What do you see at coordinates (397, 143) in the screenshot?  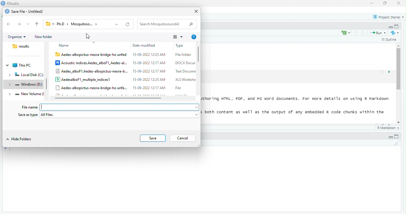 I see `clean` at bounding box center [397, 143].